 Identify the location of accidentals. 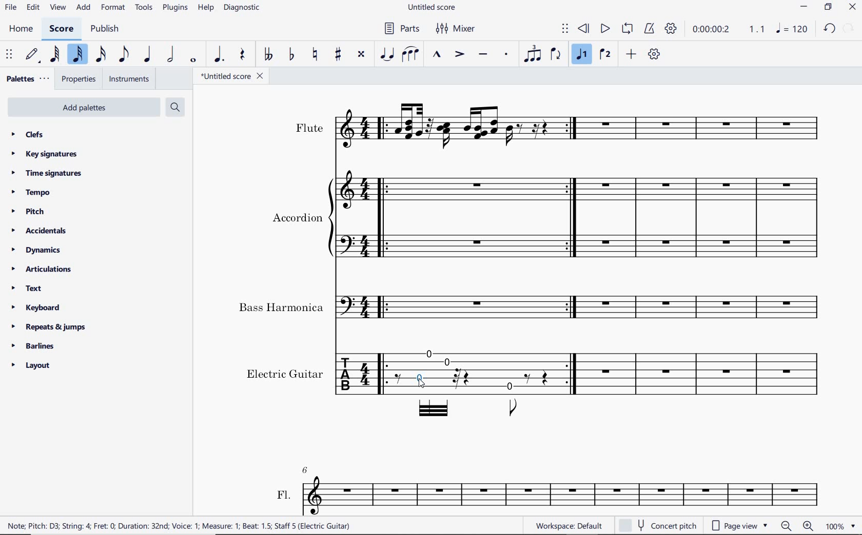
(40, 230).